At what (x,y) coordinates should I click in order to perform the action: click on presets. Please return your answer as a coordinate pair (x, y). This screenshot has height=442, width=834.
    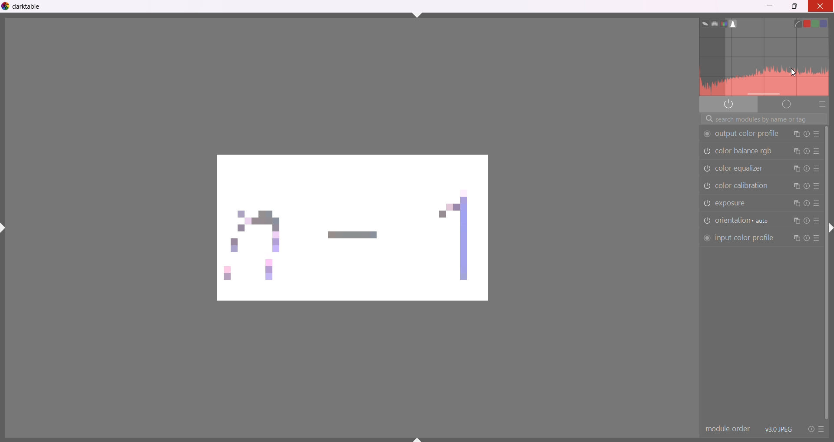
    Looking at the image, I should click on (817, 221).